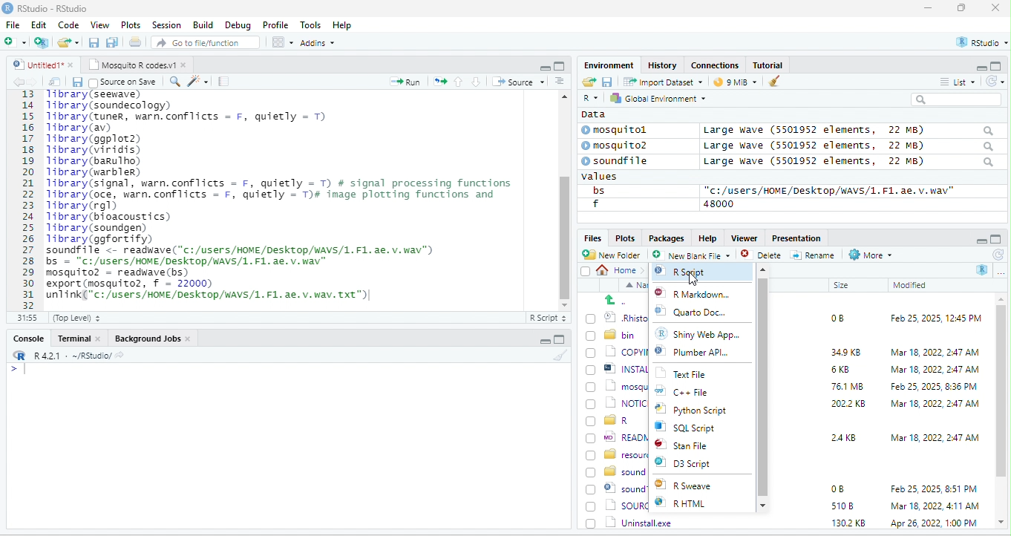 The height and width of the screenshot is (536, 1011). Describe the element at coordinates (114, 43) in the screenshot. I see `save as` at that location.